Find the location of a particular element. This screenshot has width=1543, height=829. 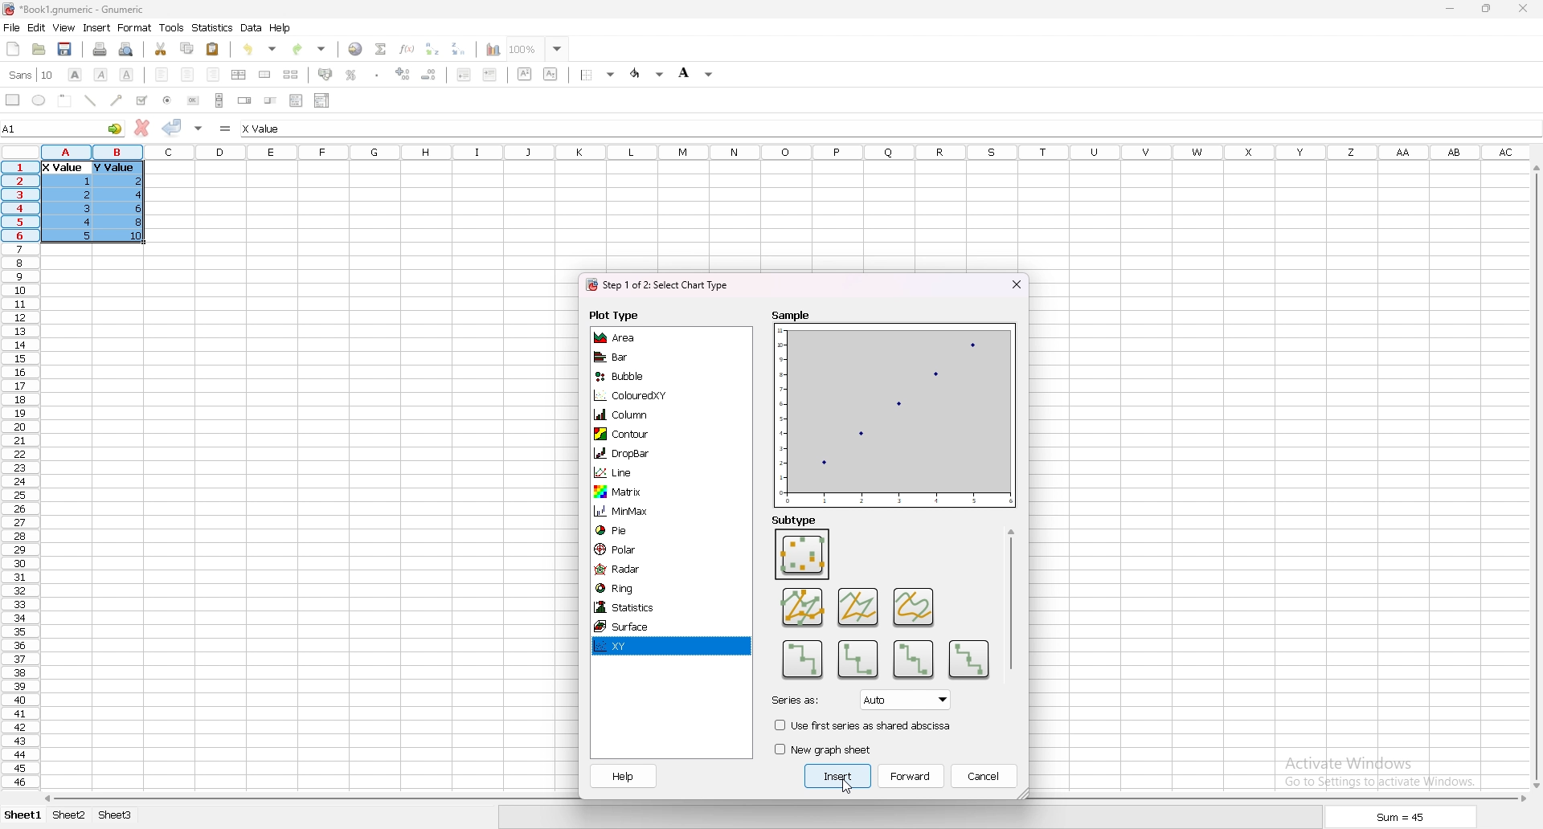

subtype is located at coordinates (969, 658).